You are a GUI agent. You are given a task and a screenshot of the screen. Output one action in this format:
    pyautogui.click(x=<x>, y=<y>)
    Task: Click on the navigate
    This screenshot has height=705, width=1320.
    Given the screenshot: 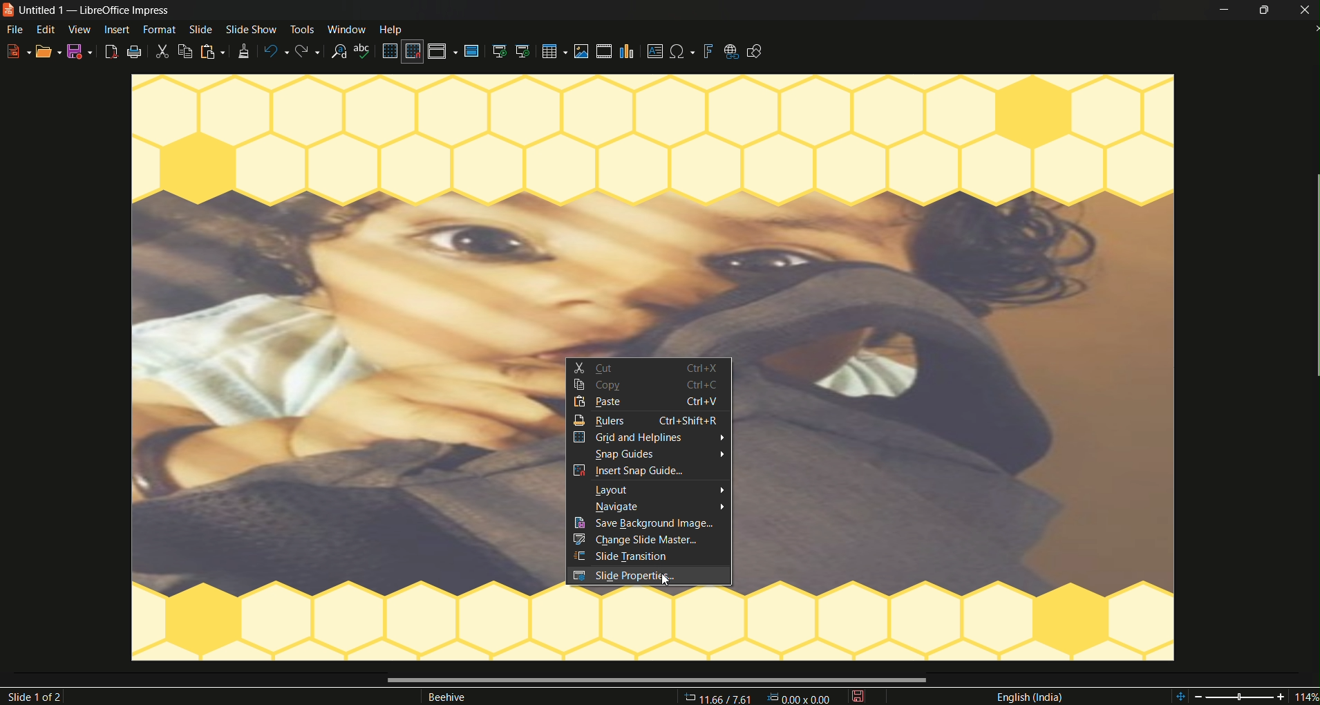 What is the action you would take?
    pyautogui.click(x=628, y=507)
    